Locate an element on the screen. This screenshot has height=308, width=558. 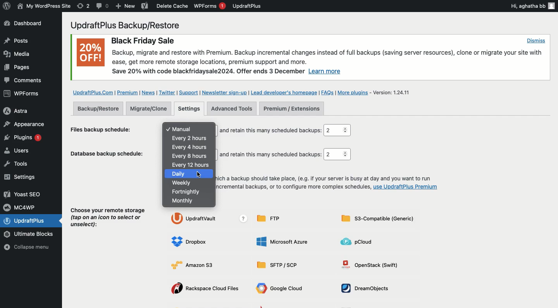
Every 2 hours is located at coordinates (192, 138).